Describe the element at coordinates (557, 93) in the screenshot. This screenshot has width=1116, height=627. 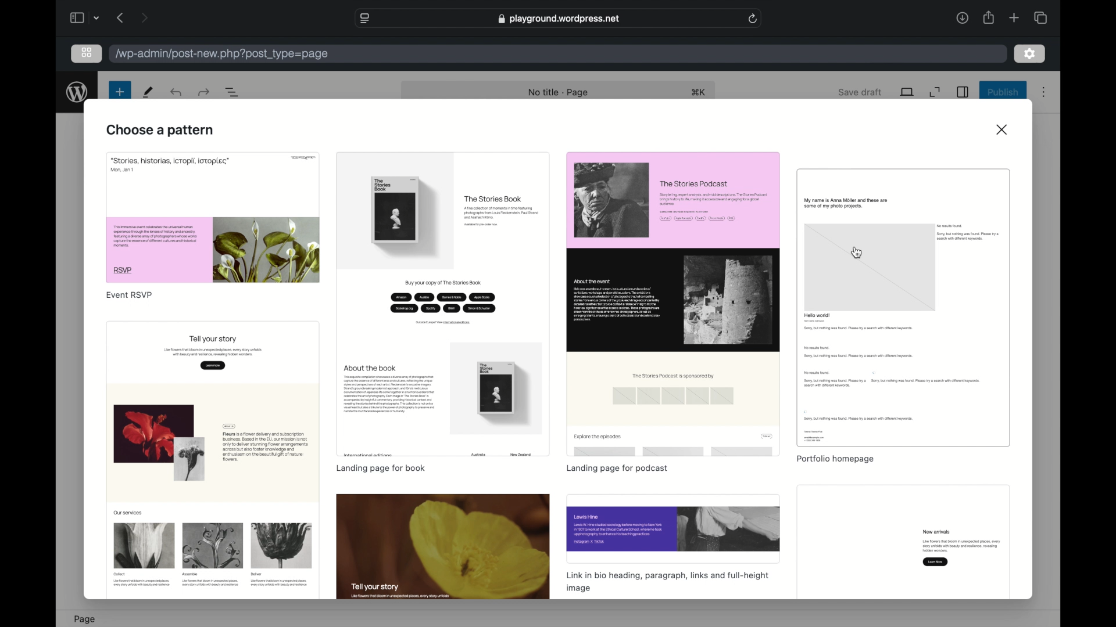
I see `no title - page` at that location.